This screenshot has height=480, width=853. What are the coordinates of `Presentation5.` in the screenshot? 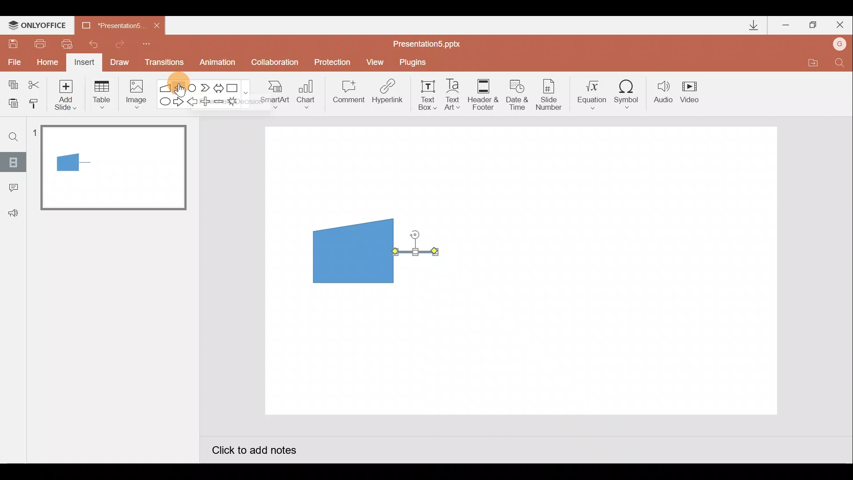 It's located at (109, 24).